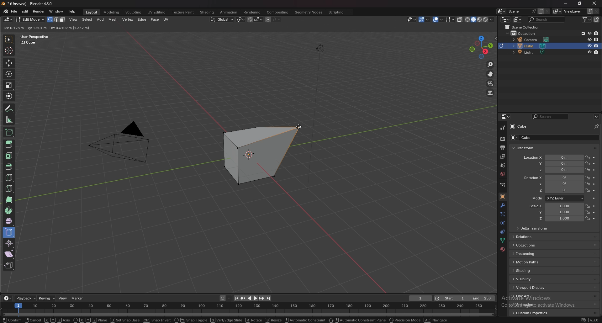 The width and height of the screenshot is (602, 323). What do you see at coordinates (482, 298) in the screenshot?
I see `end frame` at bounding box center [482, 298].